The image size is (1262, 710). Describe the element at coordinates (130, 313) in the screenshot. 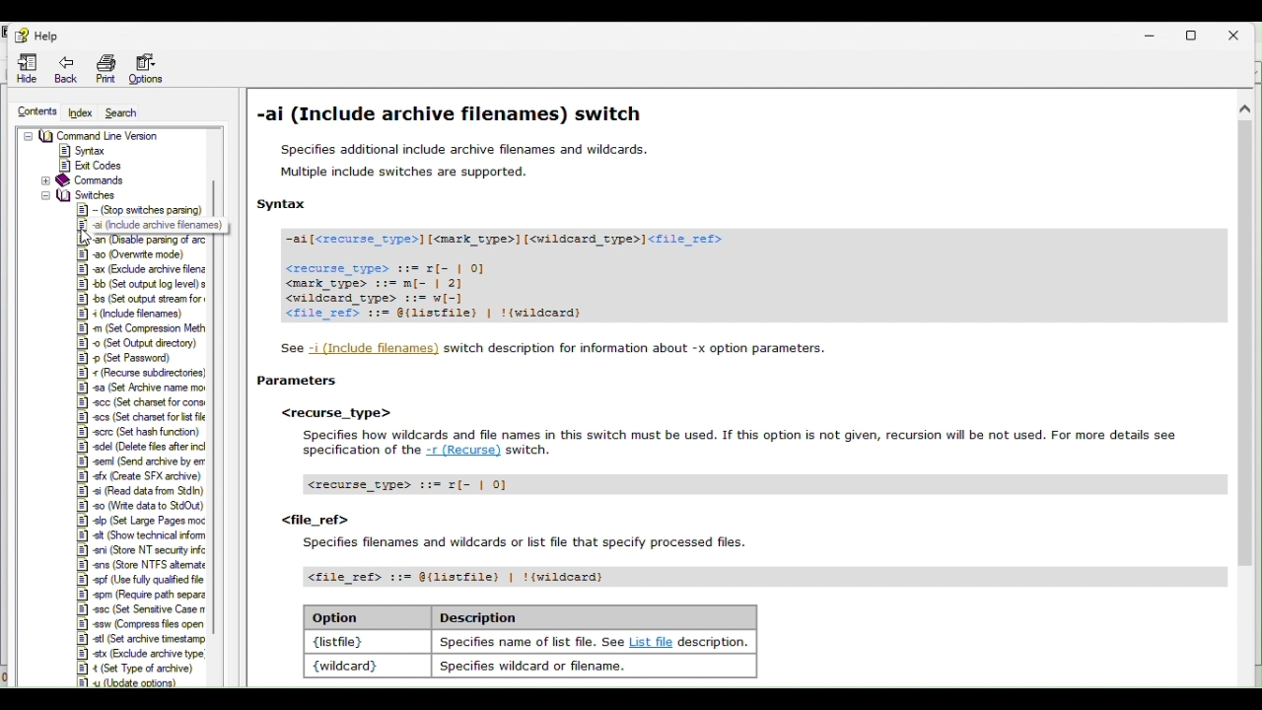

I see `Include filenames` at that location.